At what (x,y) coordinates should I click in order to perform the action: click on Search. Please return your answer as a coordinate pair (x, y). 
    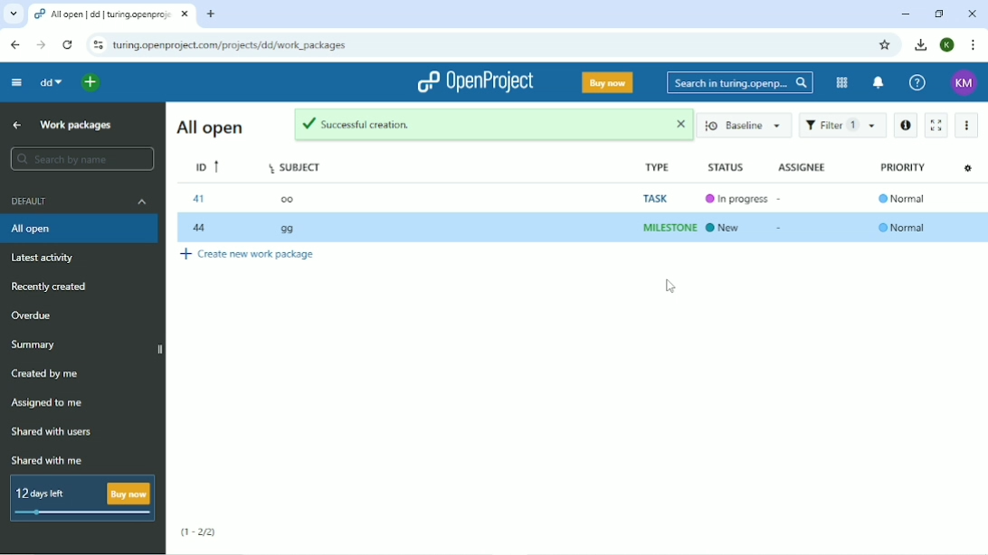
    Looking at the image, I should click on (740, 82).